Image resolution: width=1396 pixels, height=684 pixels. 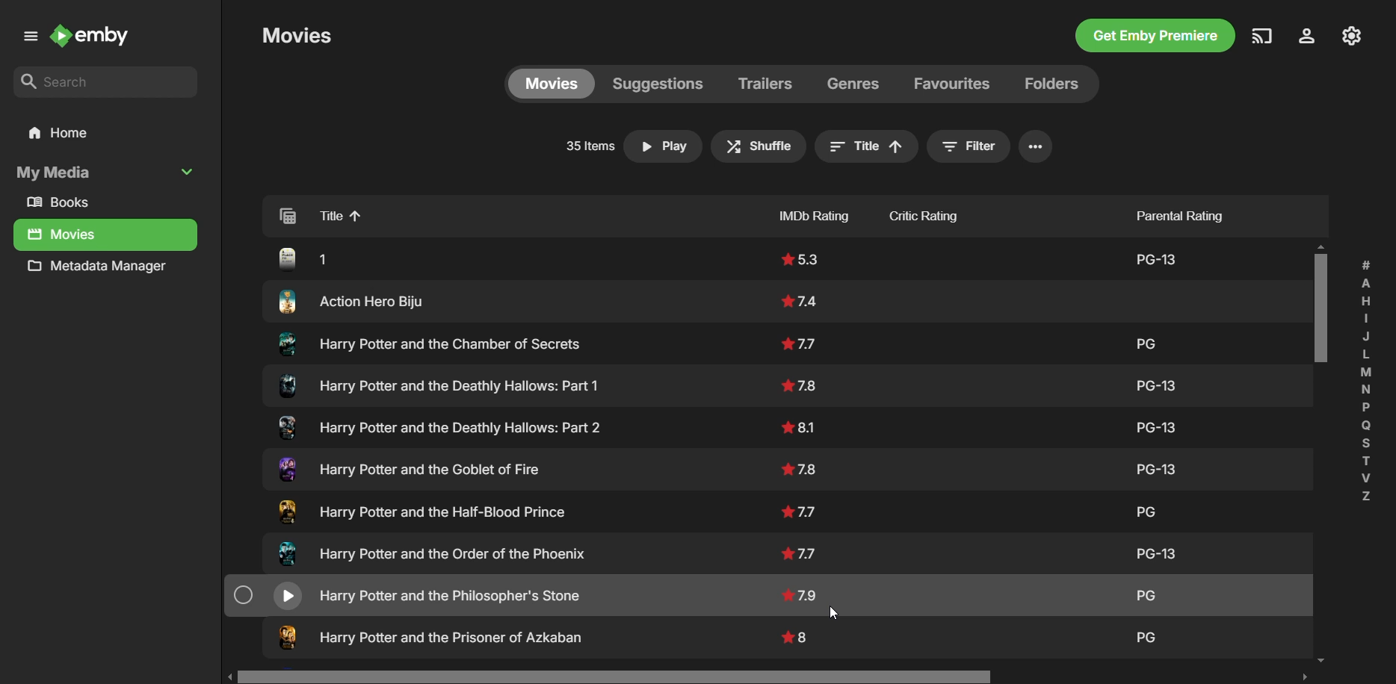 I want to click on Home, so click(x=104, y=134).